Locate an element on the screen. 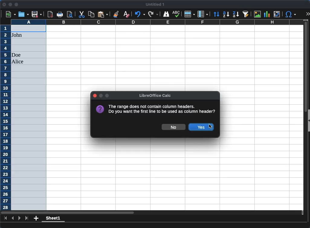  image is located at coordinates (257, 14).